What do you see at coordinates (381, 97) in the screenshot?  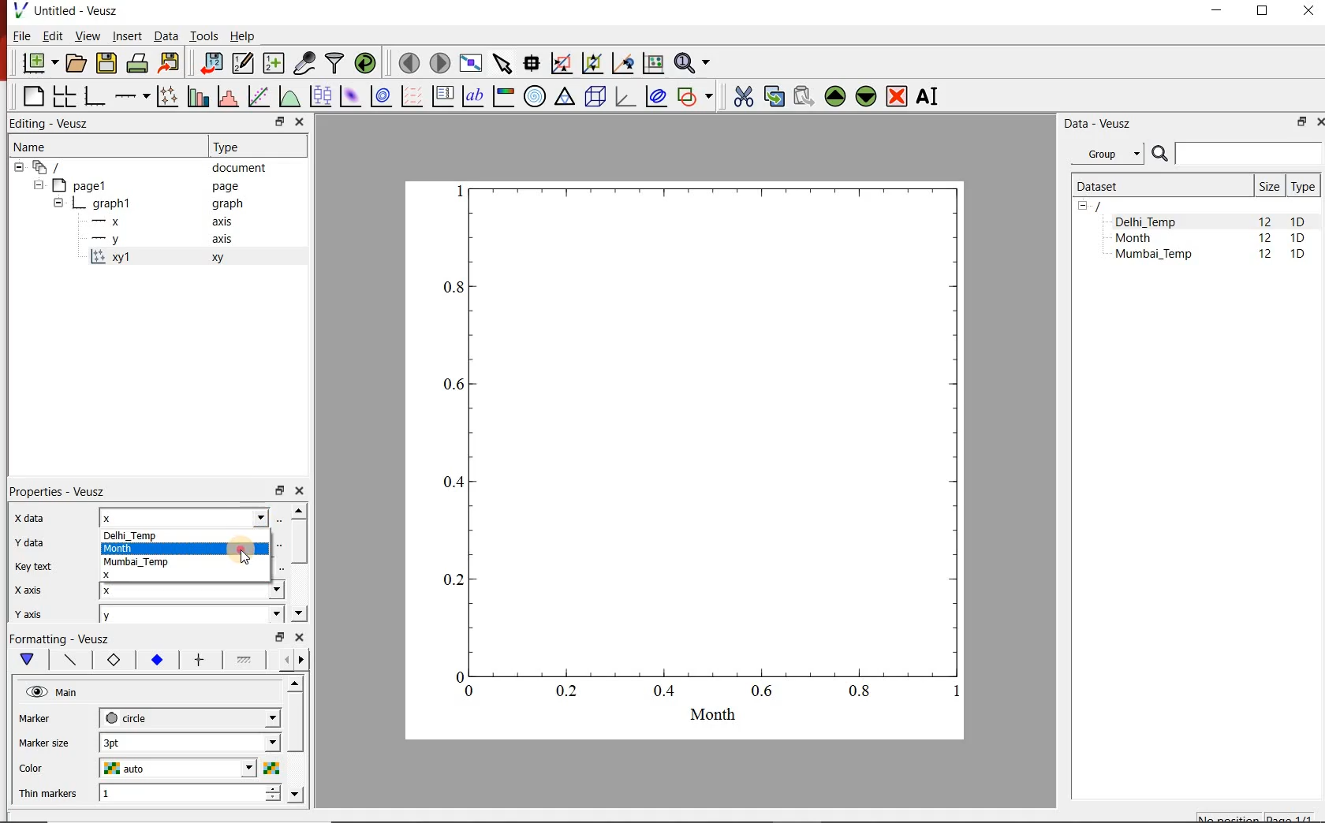 I see `plot a 2d dataset as contours` at bounding box center [381, 97].